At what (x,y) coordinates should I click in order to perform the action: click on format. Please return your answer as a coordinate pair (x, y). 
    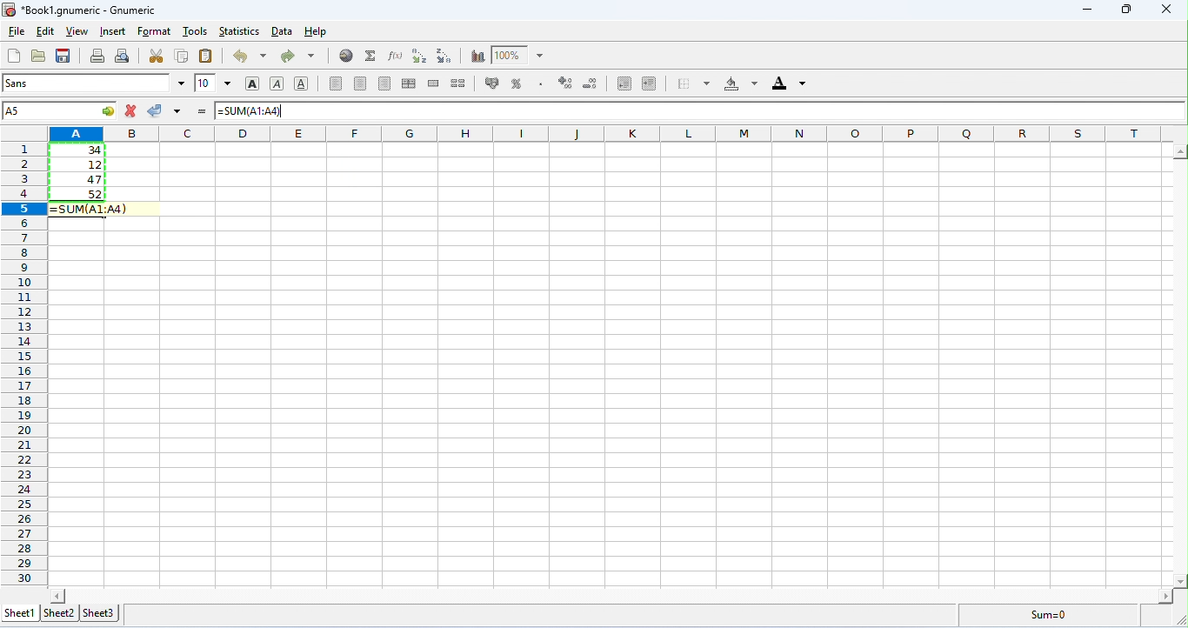
    Looking at the image, I should click on (154, 32).